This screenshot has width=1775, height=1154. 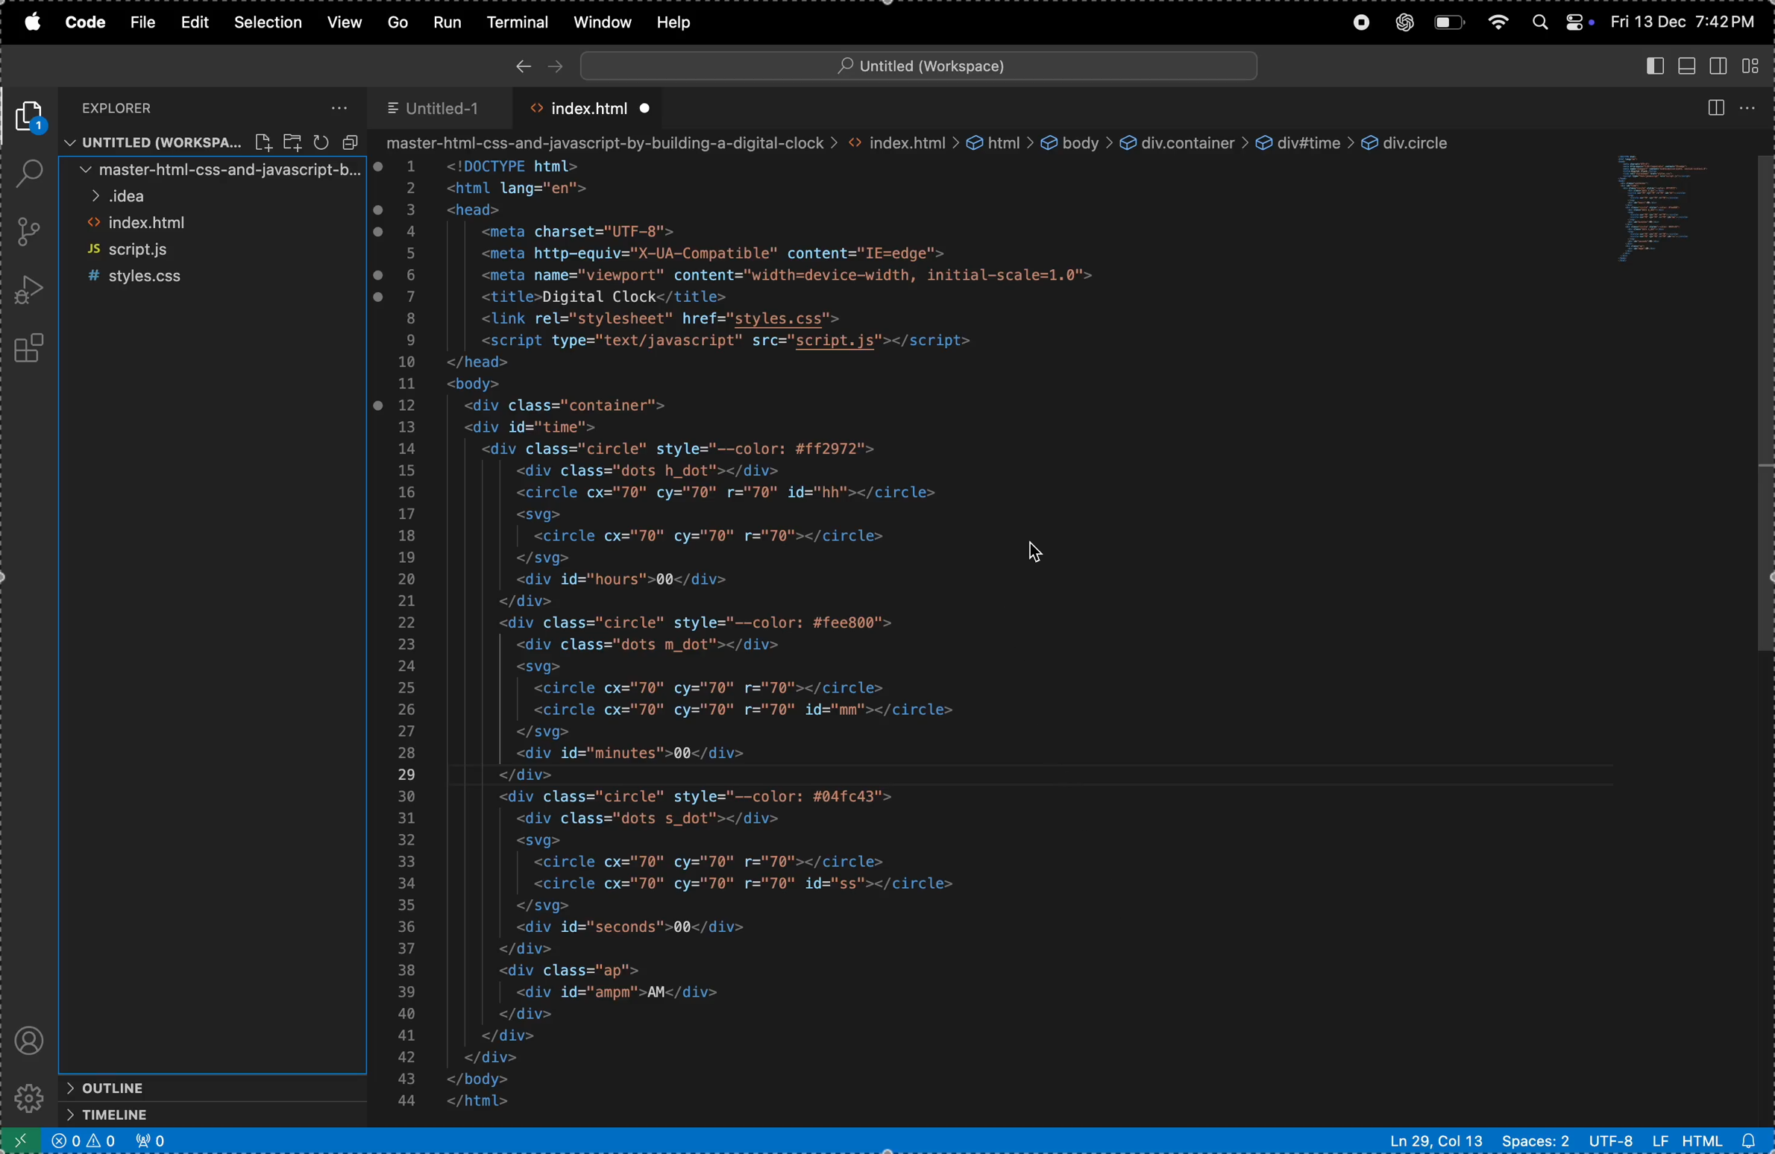 What do you see at coordinates (29, 233) in the screenshot?
I see `source control` at bounding box center [29, 233].